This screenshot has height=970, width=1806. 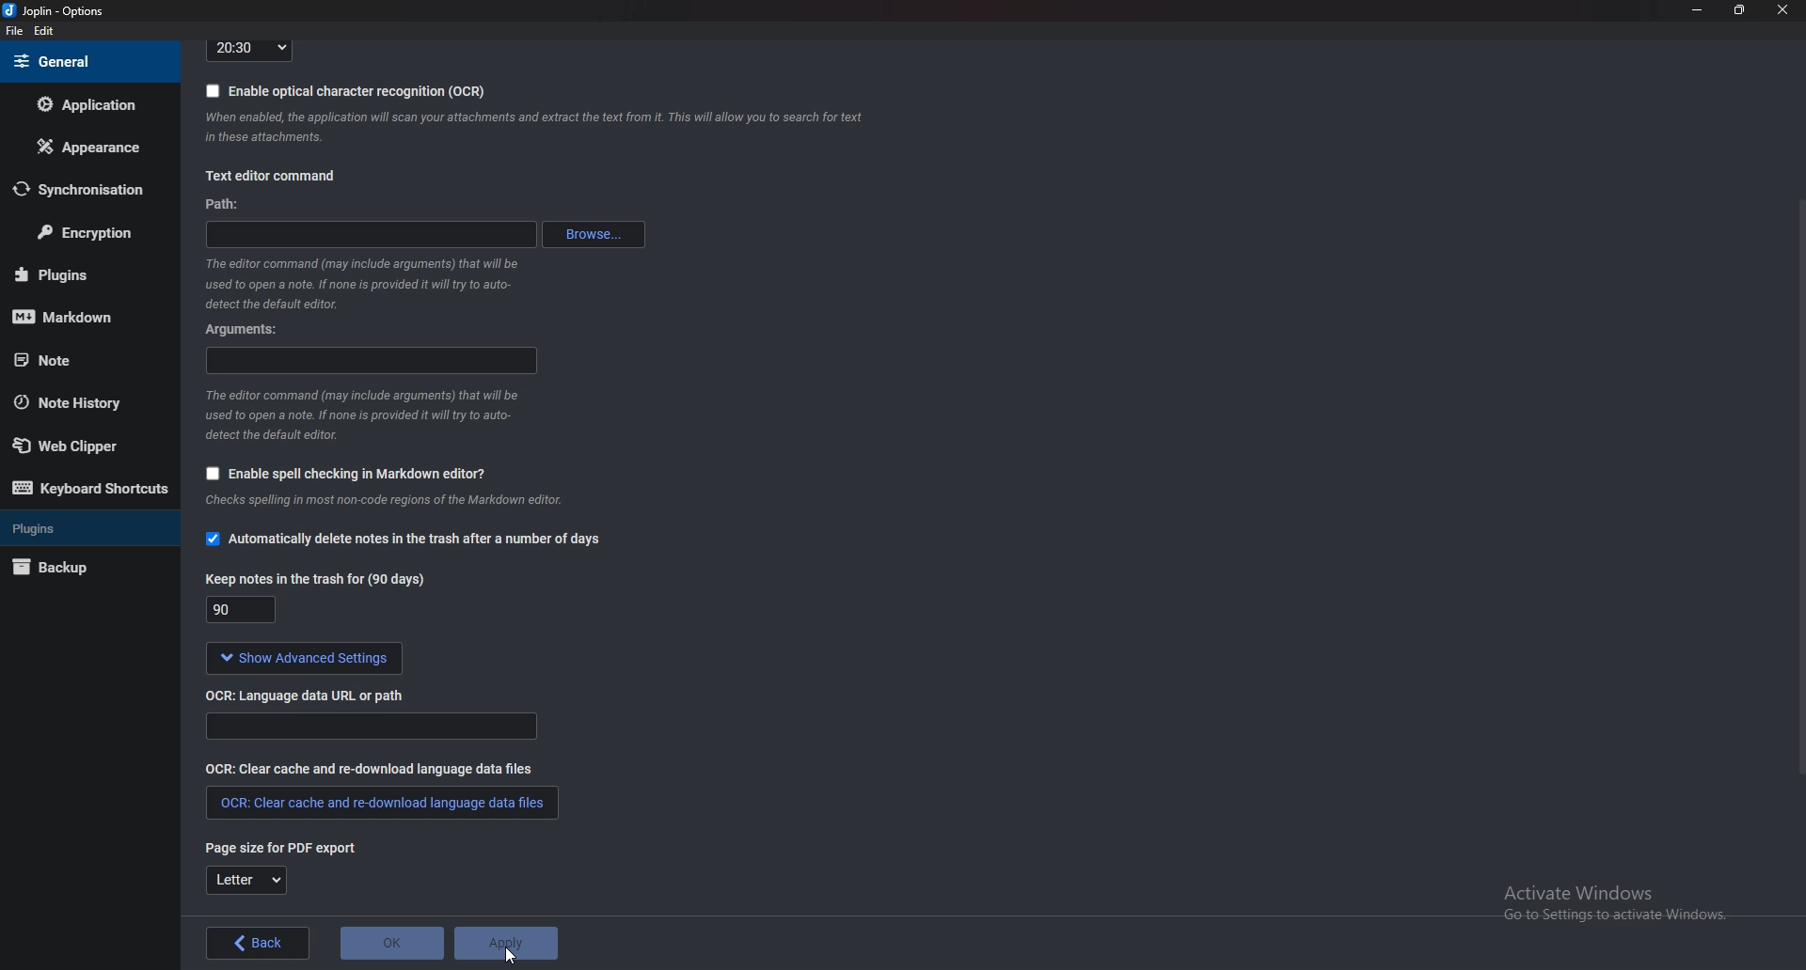 I want to click on Cursor, so click(x=512, y=957).